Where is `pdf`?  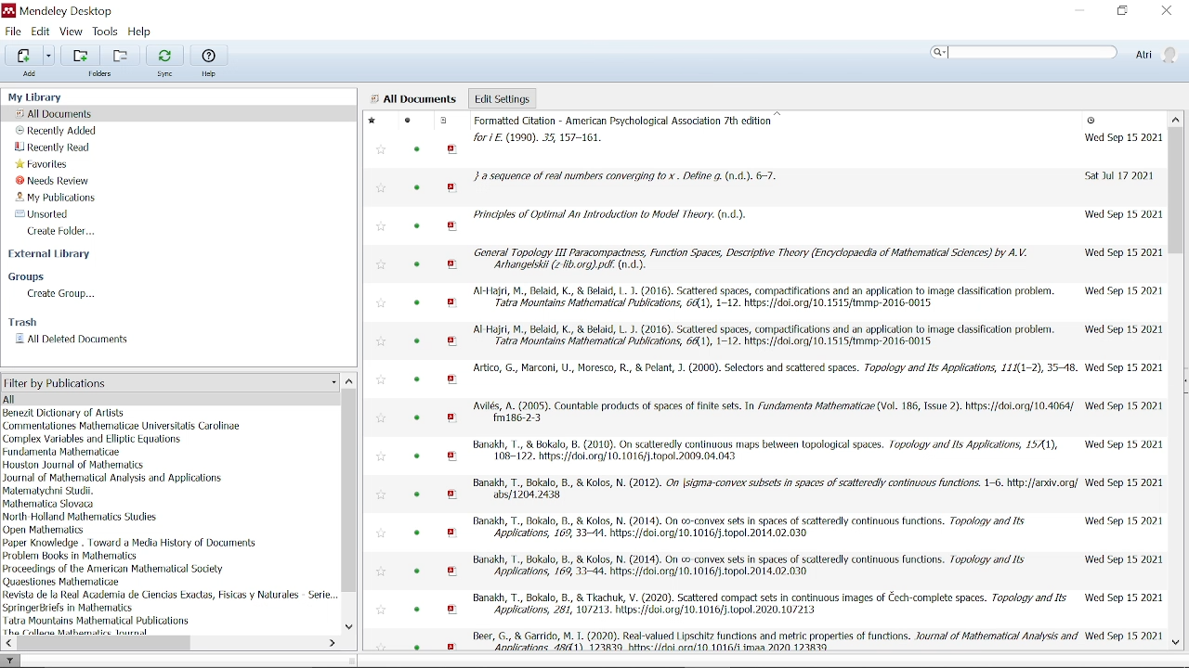
pdf is located at coordinates (454, 609).